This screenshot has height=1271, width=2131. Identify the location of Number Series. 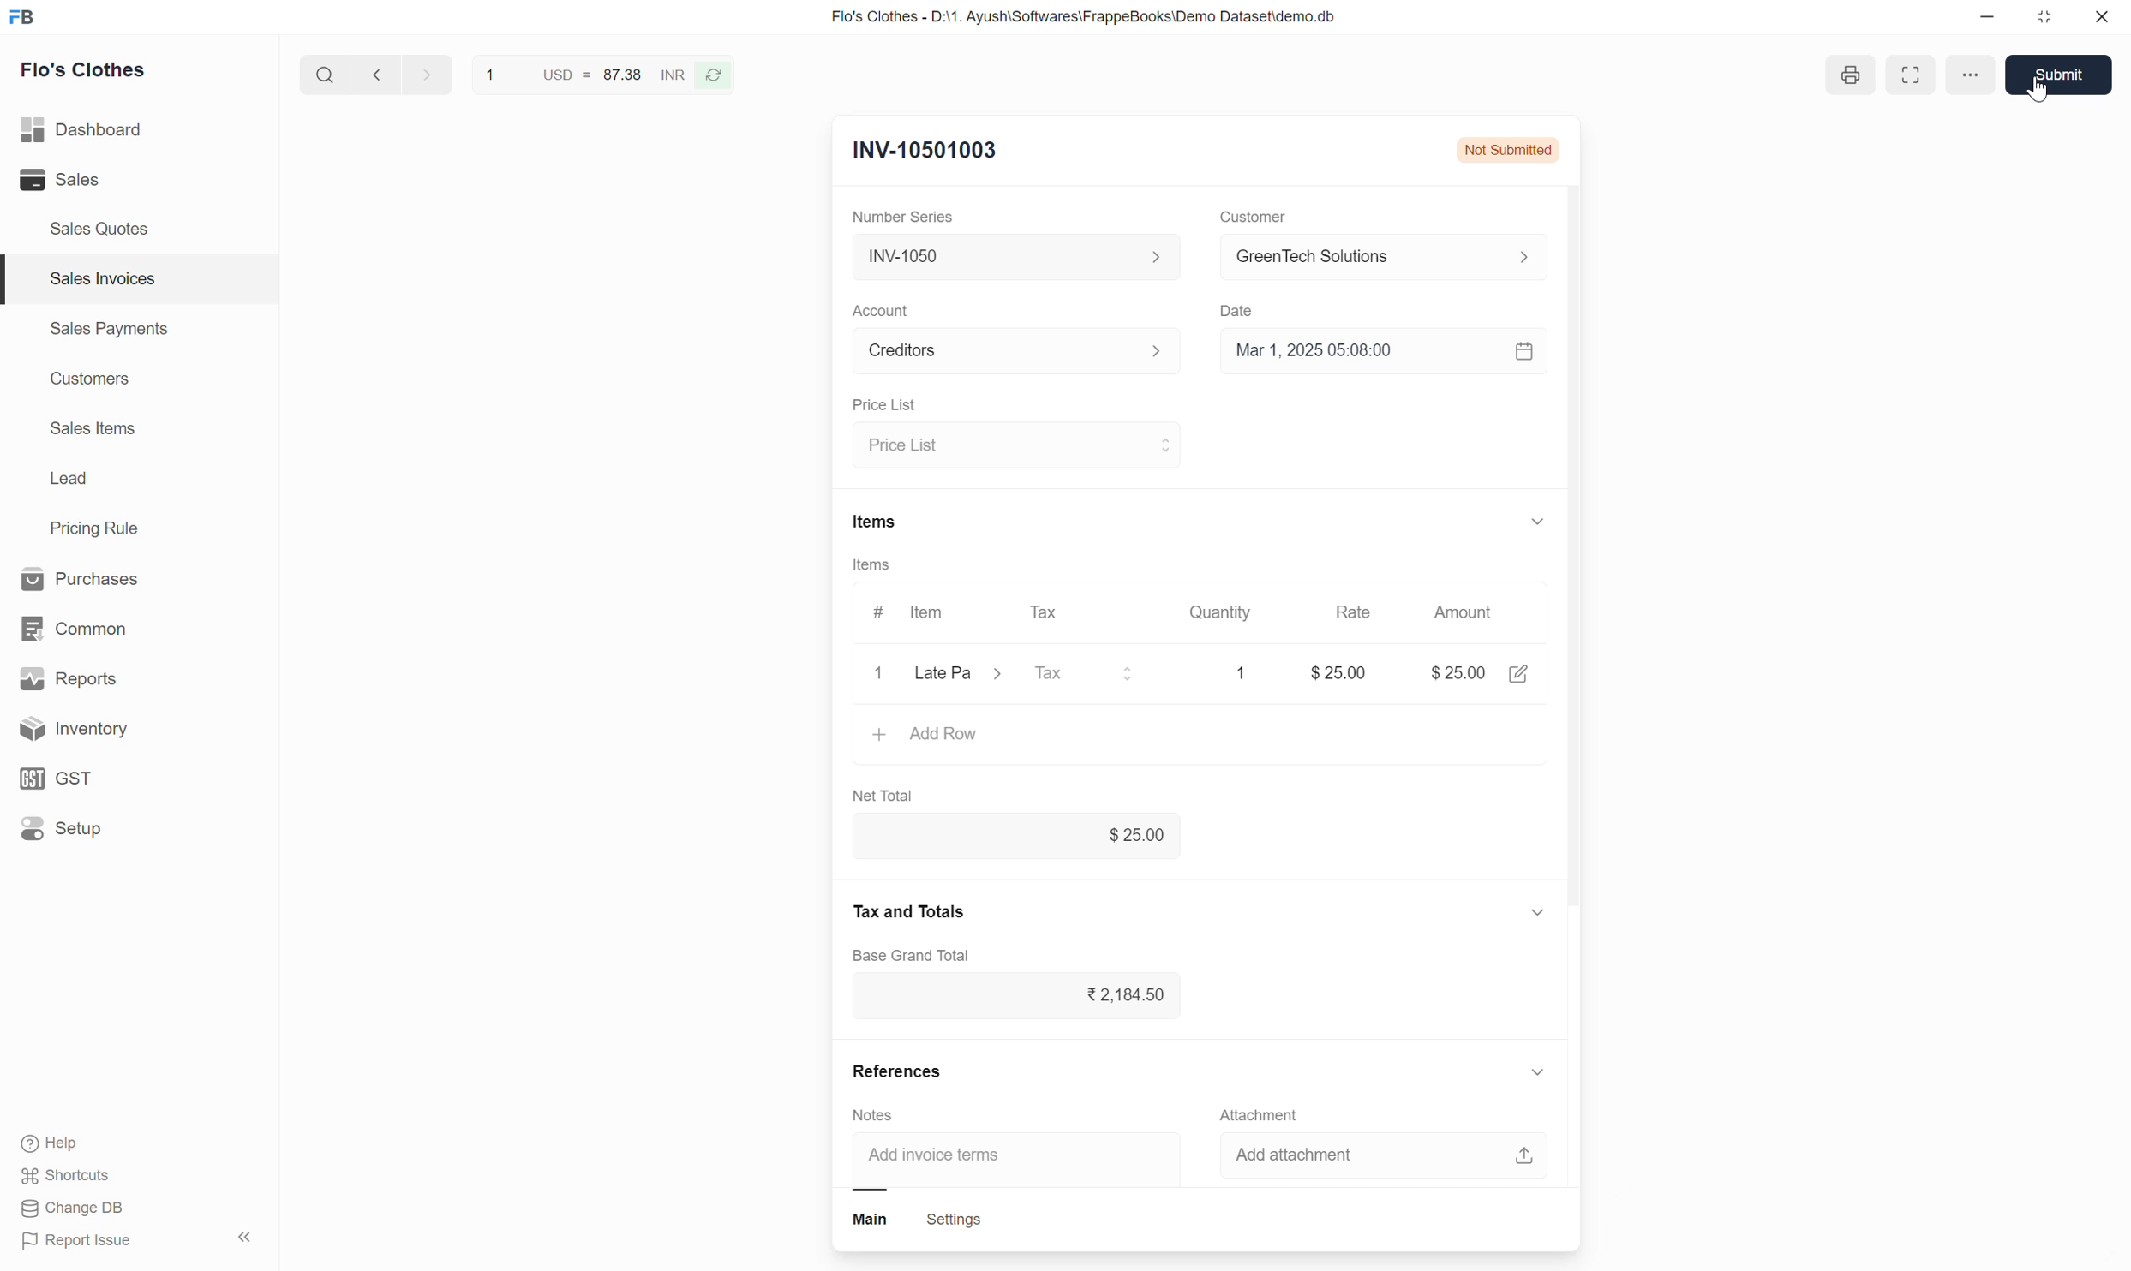
(905, 218).